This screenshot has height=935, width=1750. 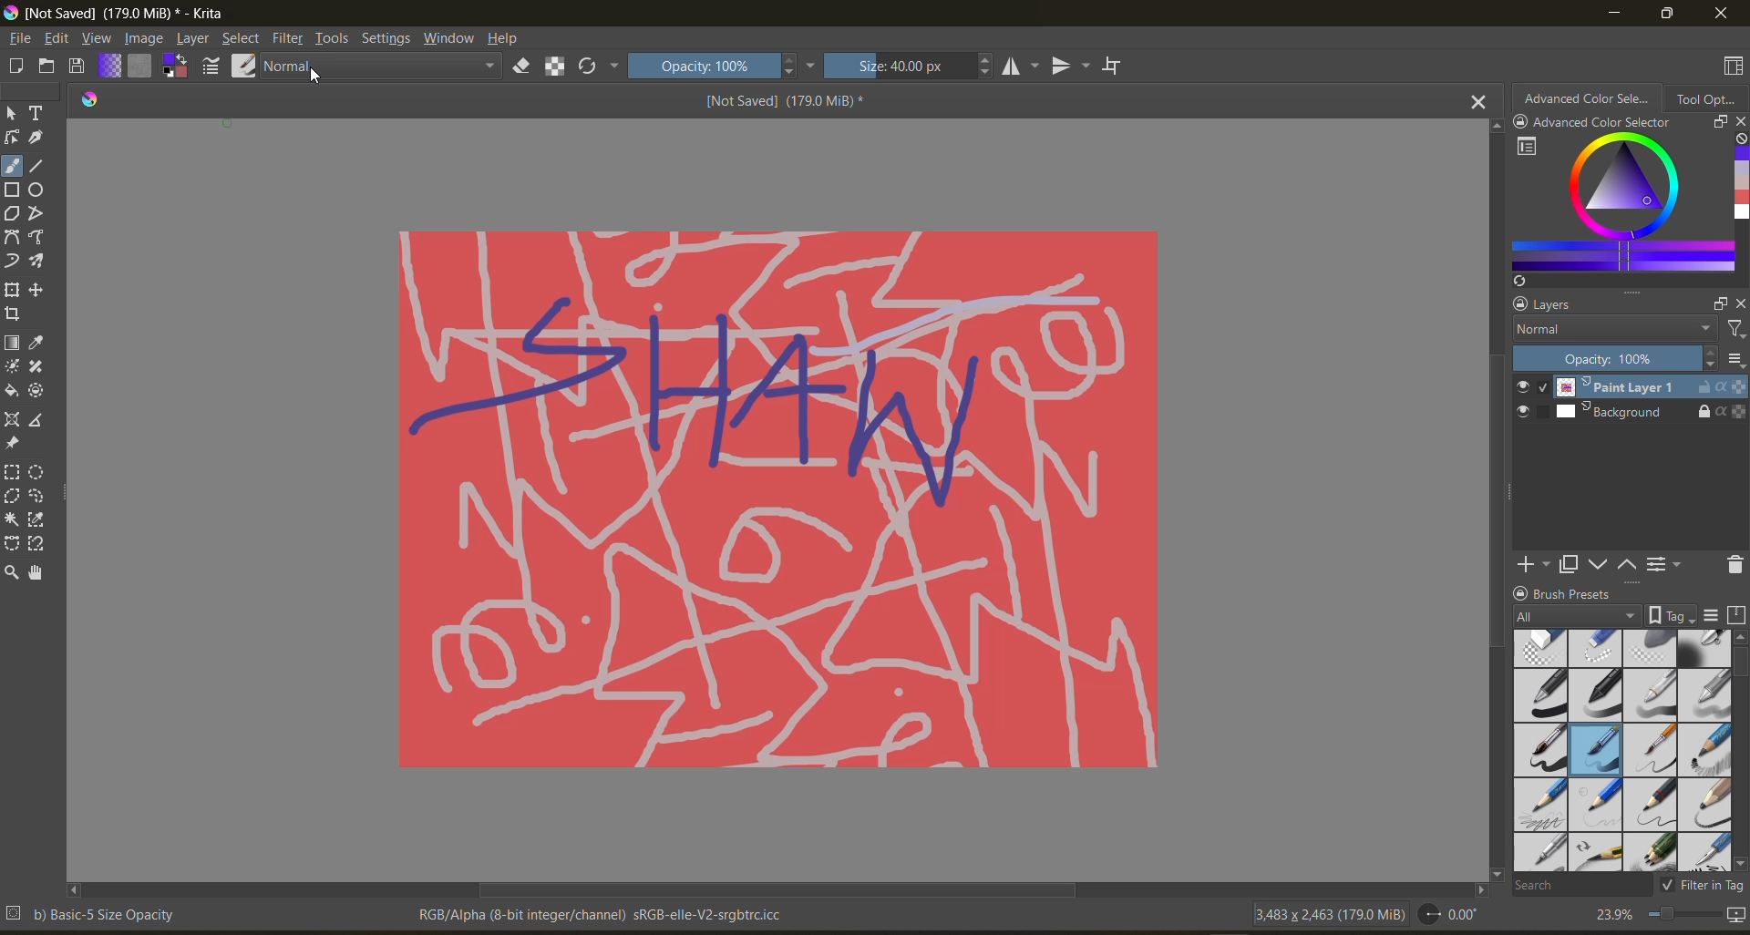 I want to click on edit brush settings, so click(x=212, y=67).